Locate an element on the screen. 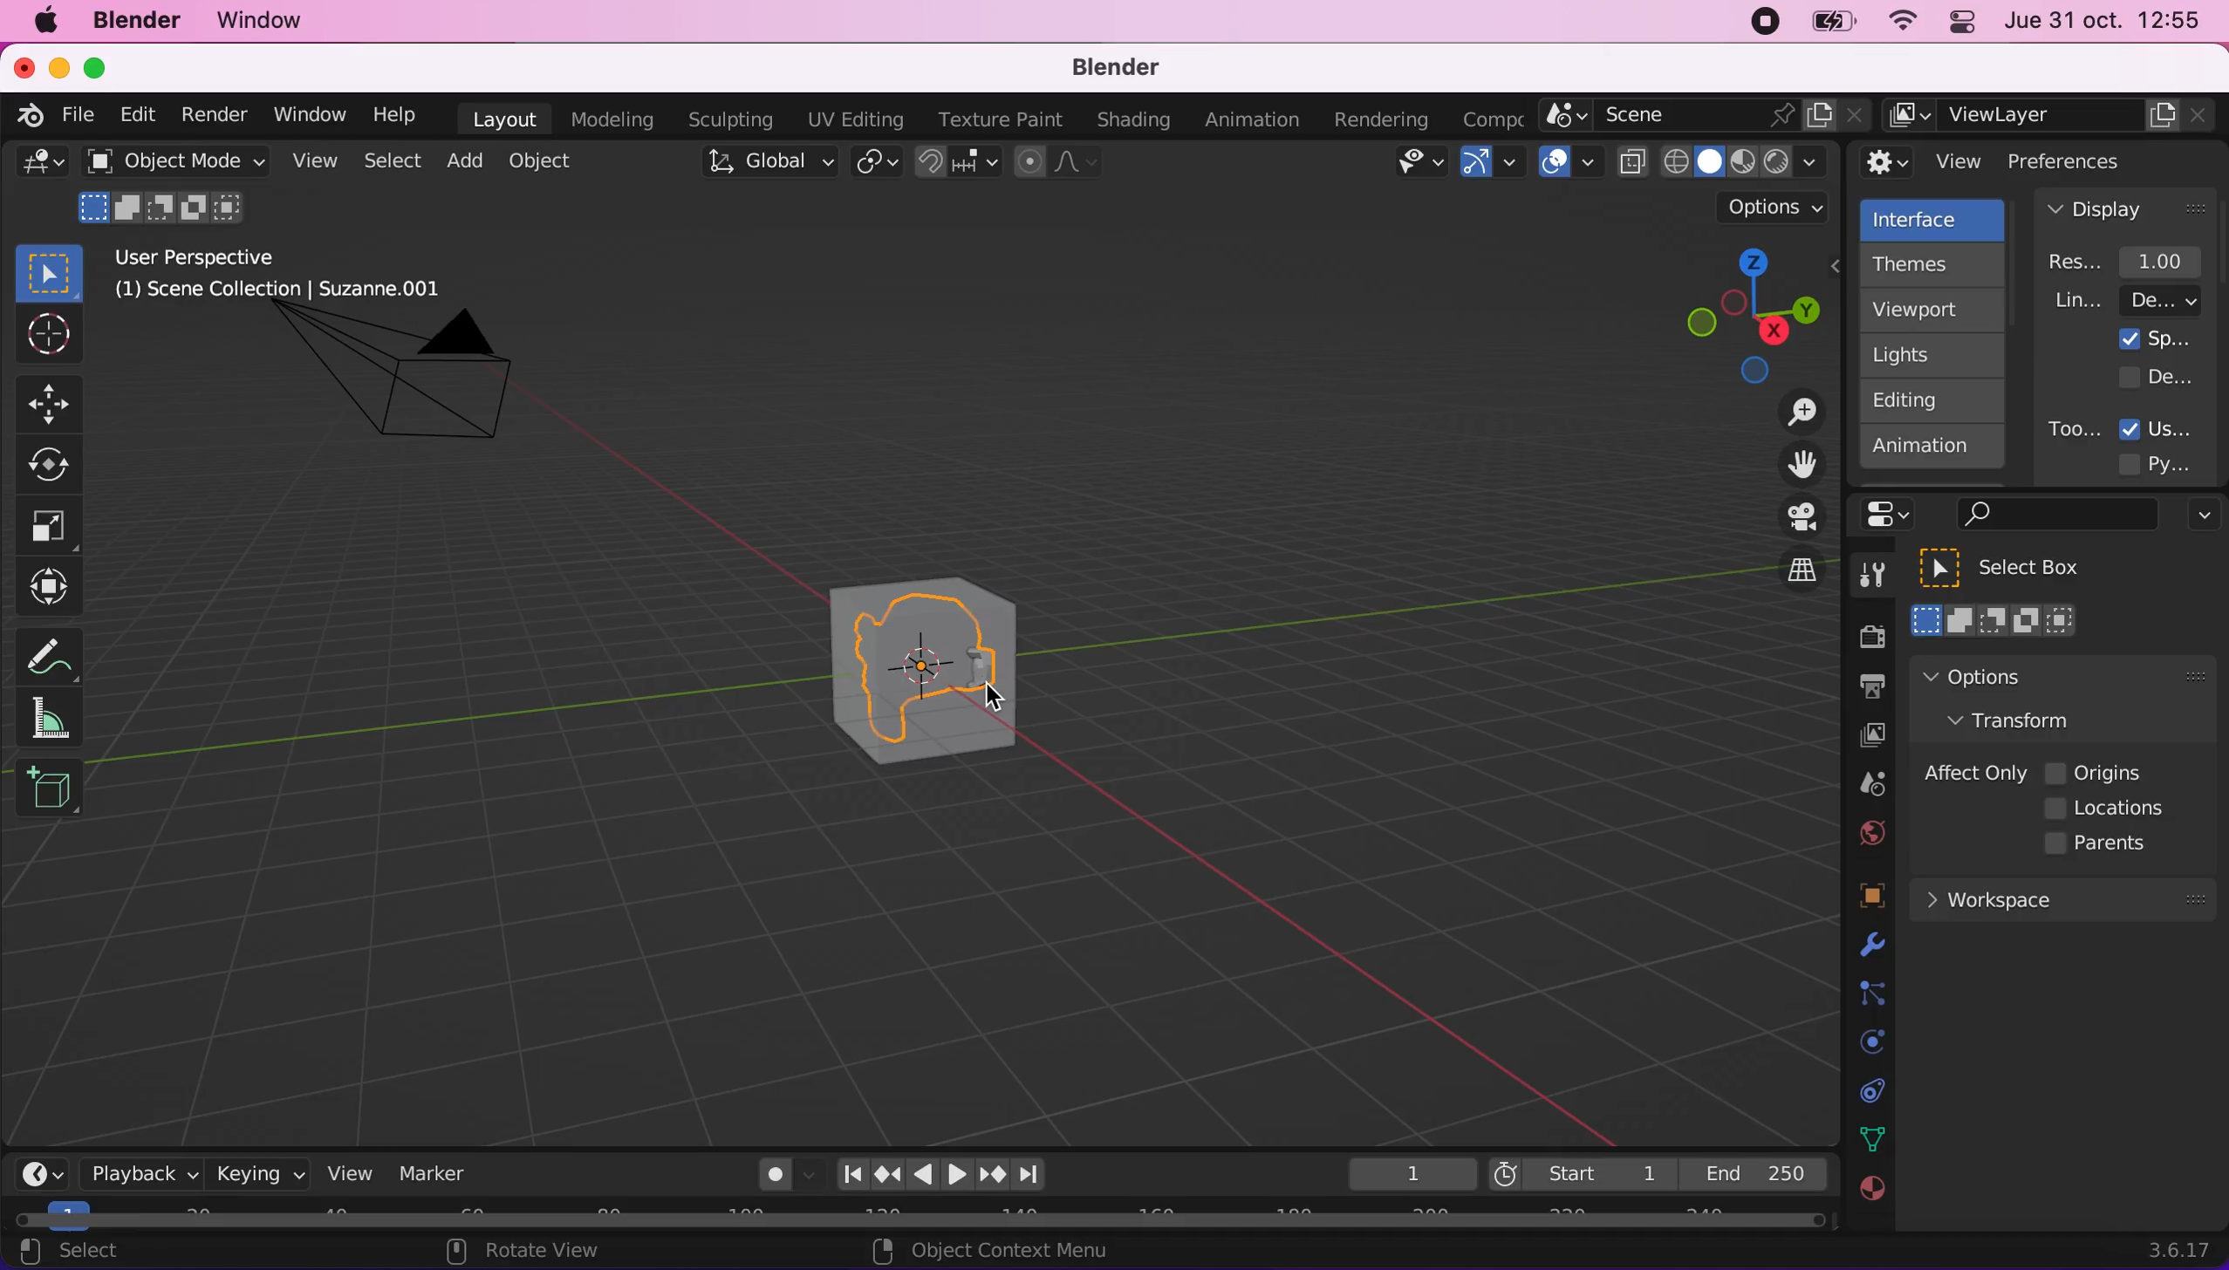 The image size is (2229, 1270). transform pivot point is located at coordinates (879, 164).